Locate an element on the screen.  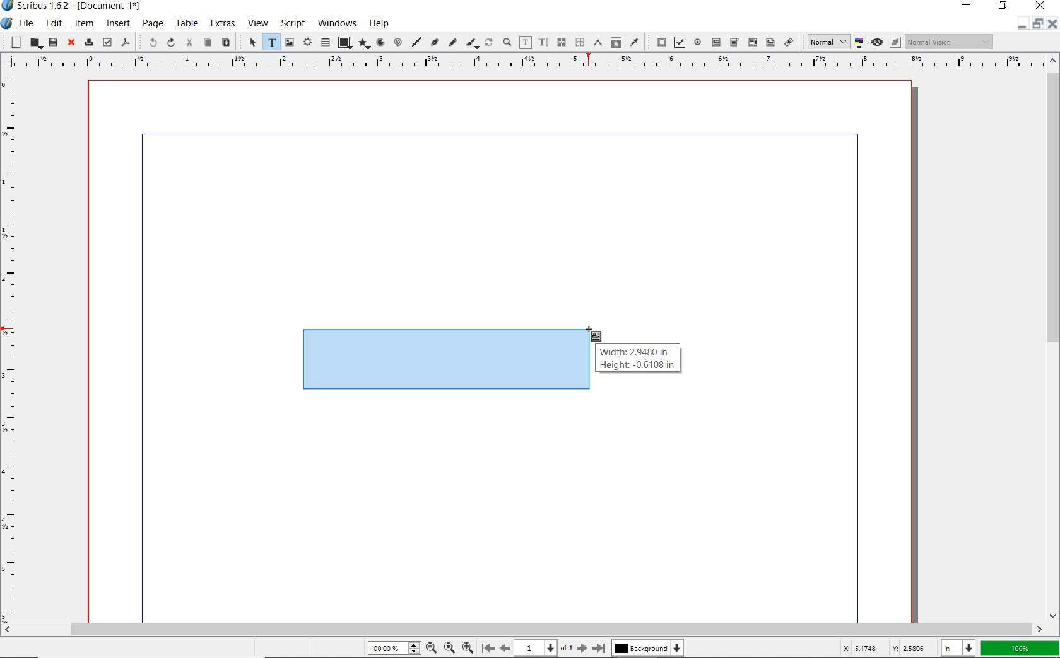
Bezier curve is located at coordinates (434, 43).